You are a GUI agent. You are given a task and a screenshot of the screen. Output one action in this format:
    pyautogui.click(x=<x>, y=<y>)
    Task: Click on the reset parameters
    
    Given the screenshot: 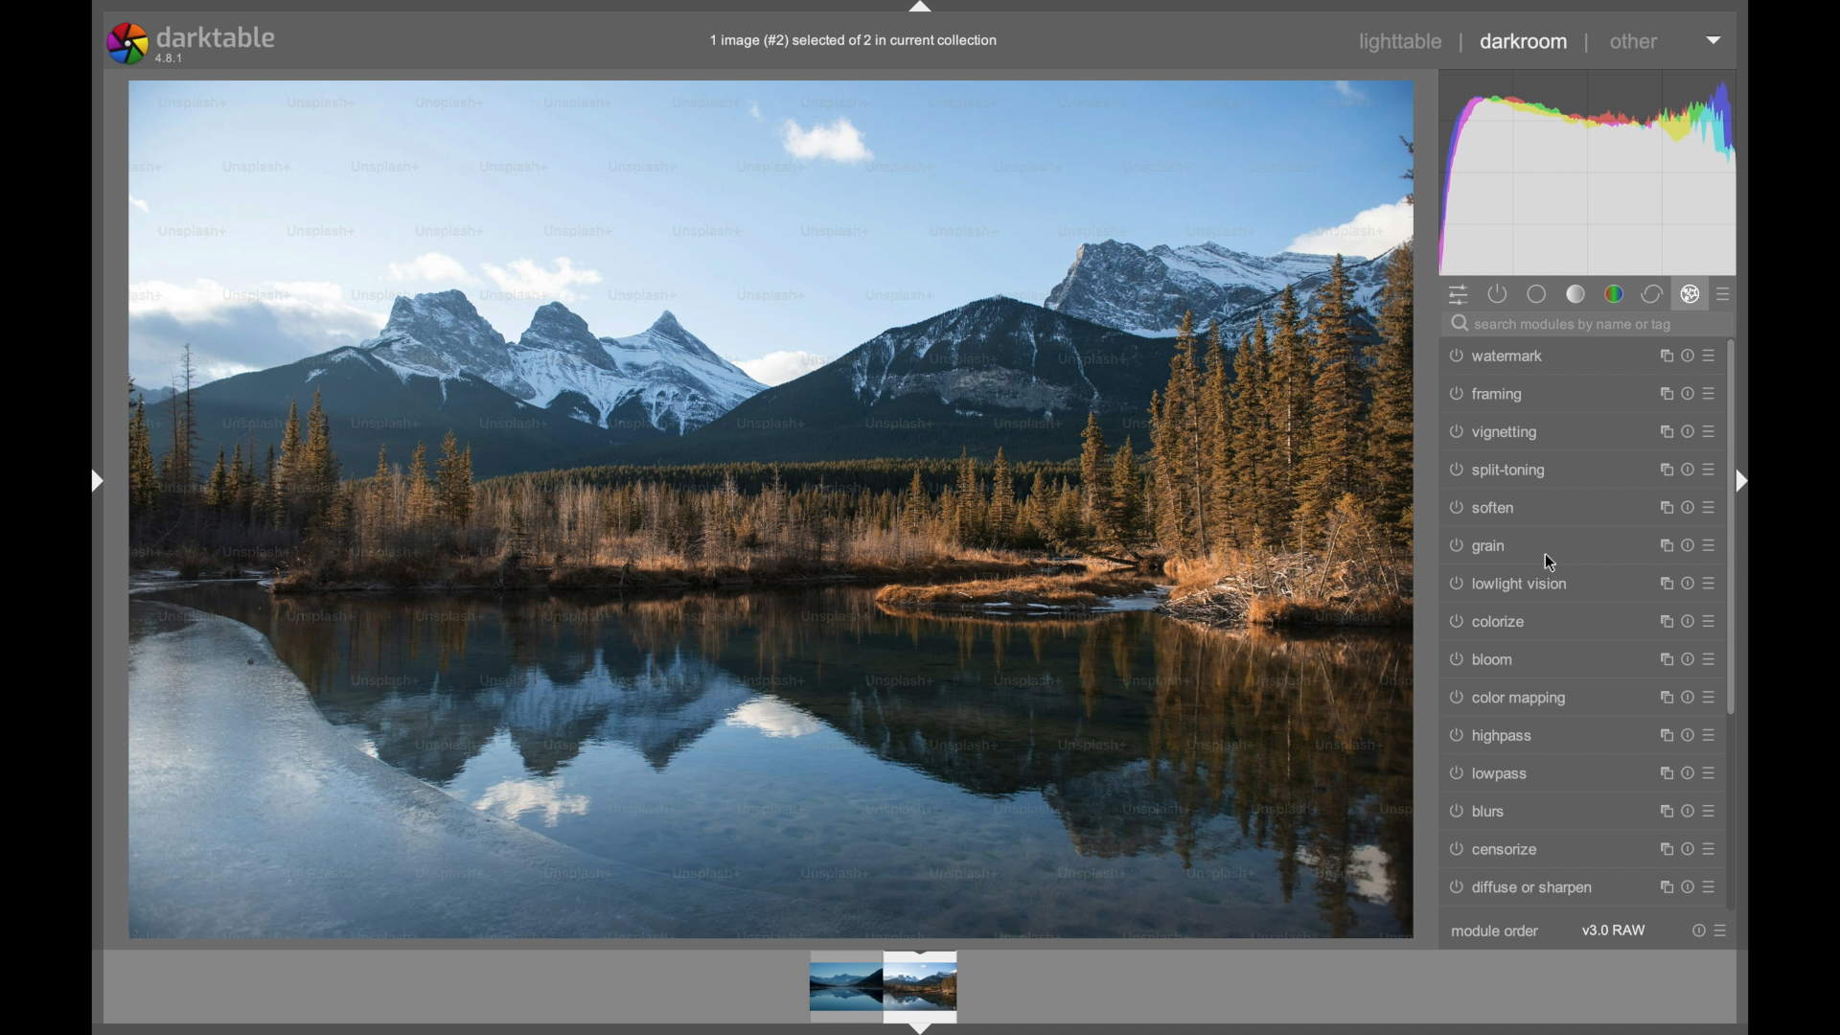 What is the action you would take?
    pyautogui.click(x=1688, y=848)
    